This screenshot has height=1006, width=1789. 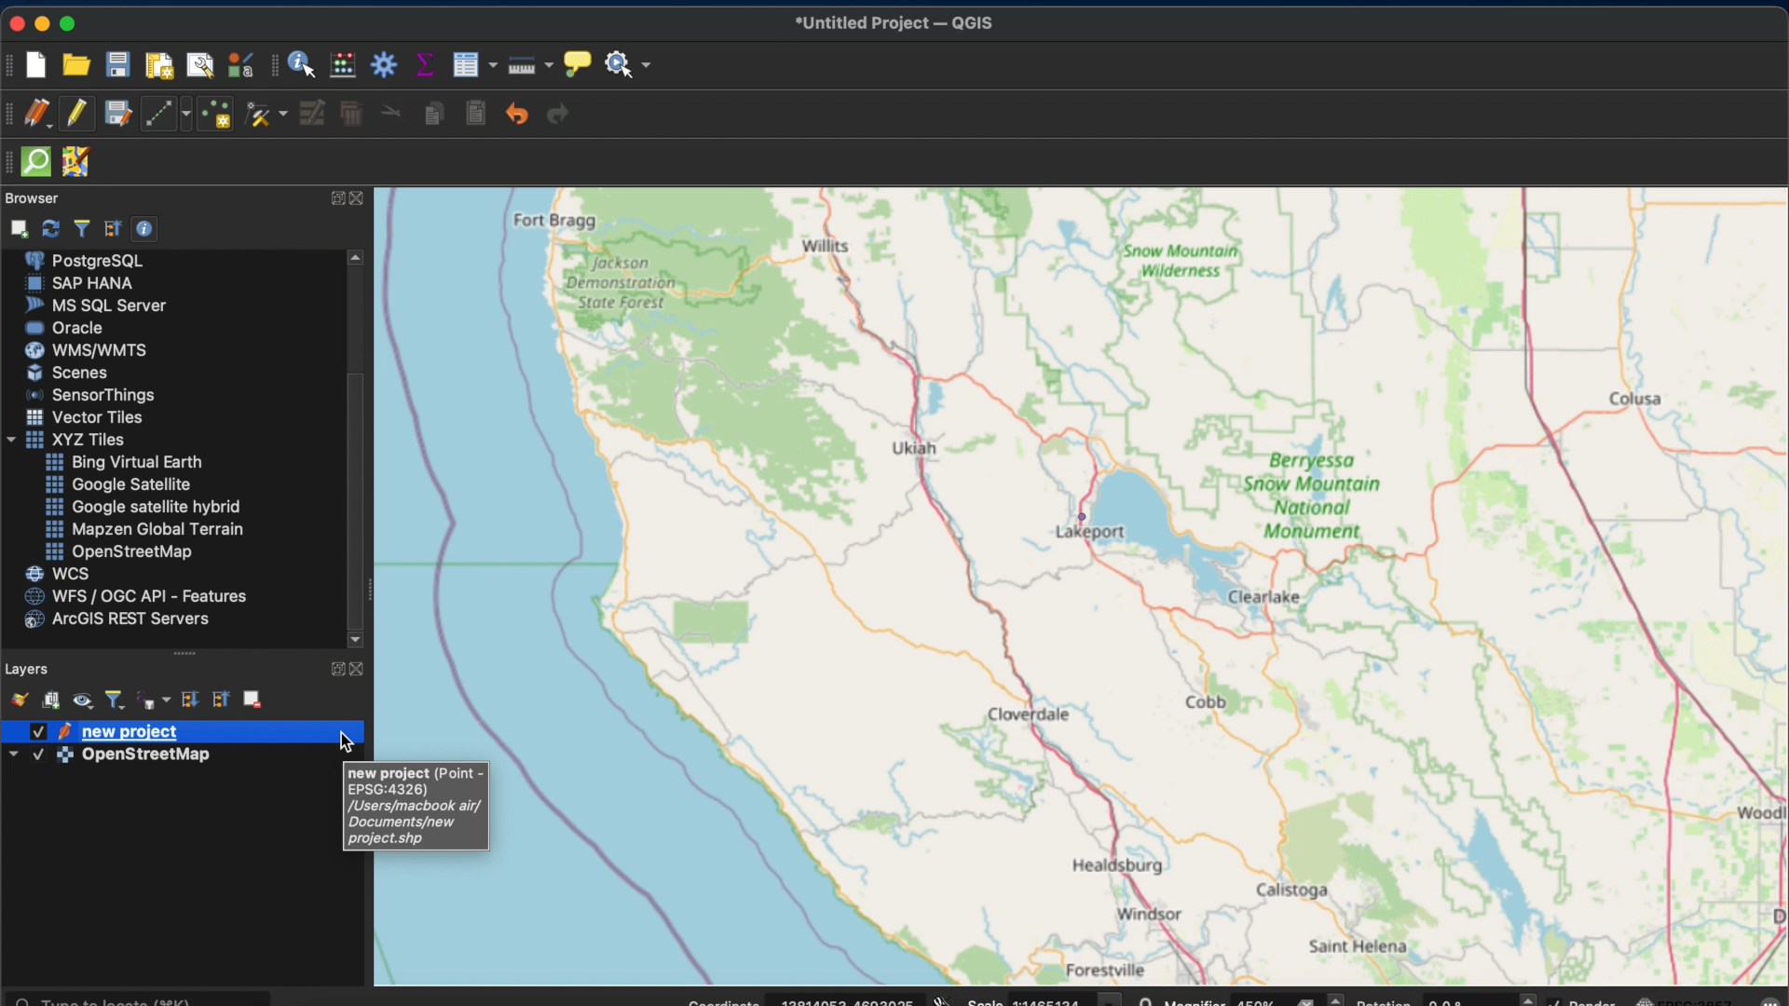 What do you see at coordinates (66, 372) in the screenshot?
I see `scenes` at bounding box center [66, 372].